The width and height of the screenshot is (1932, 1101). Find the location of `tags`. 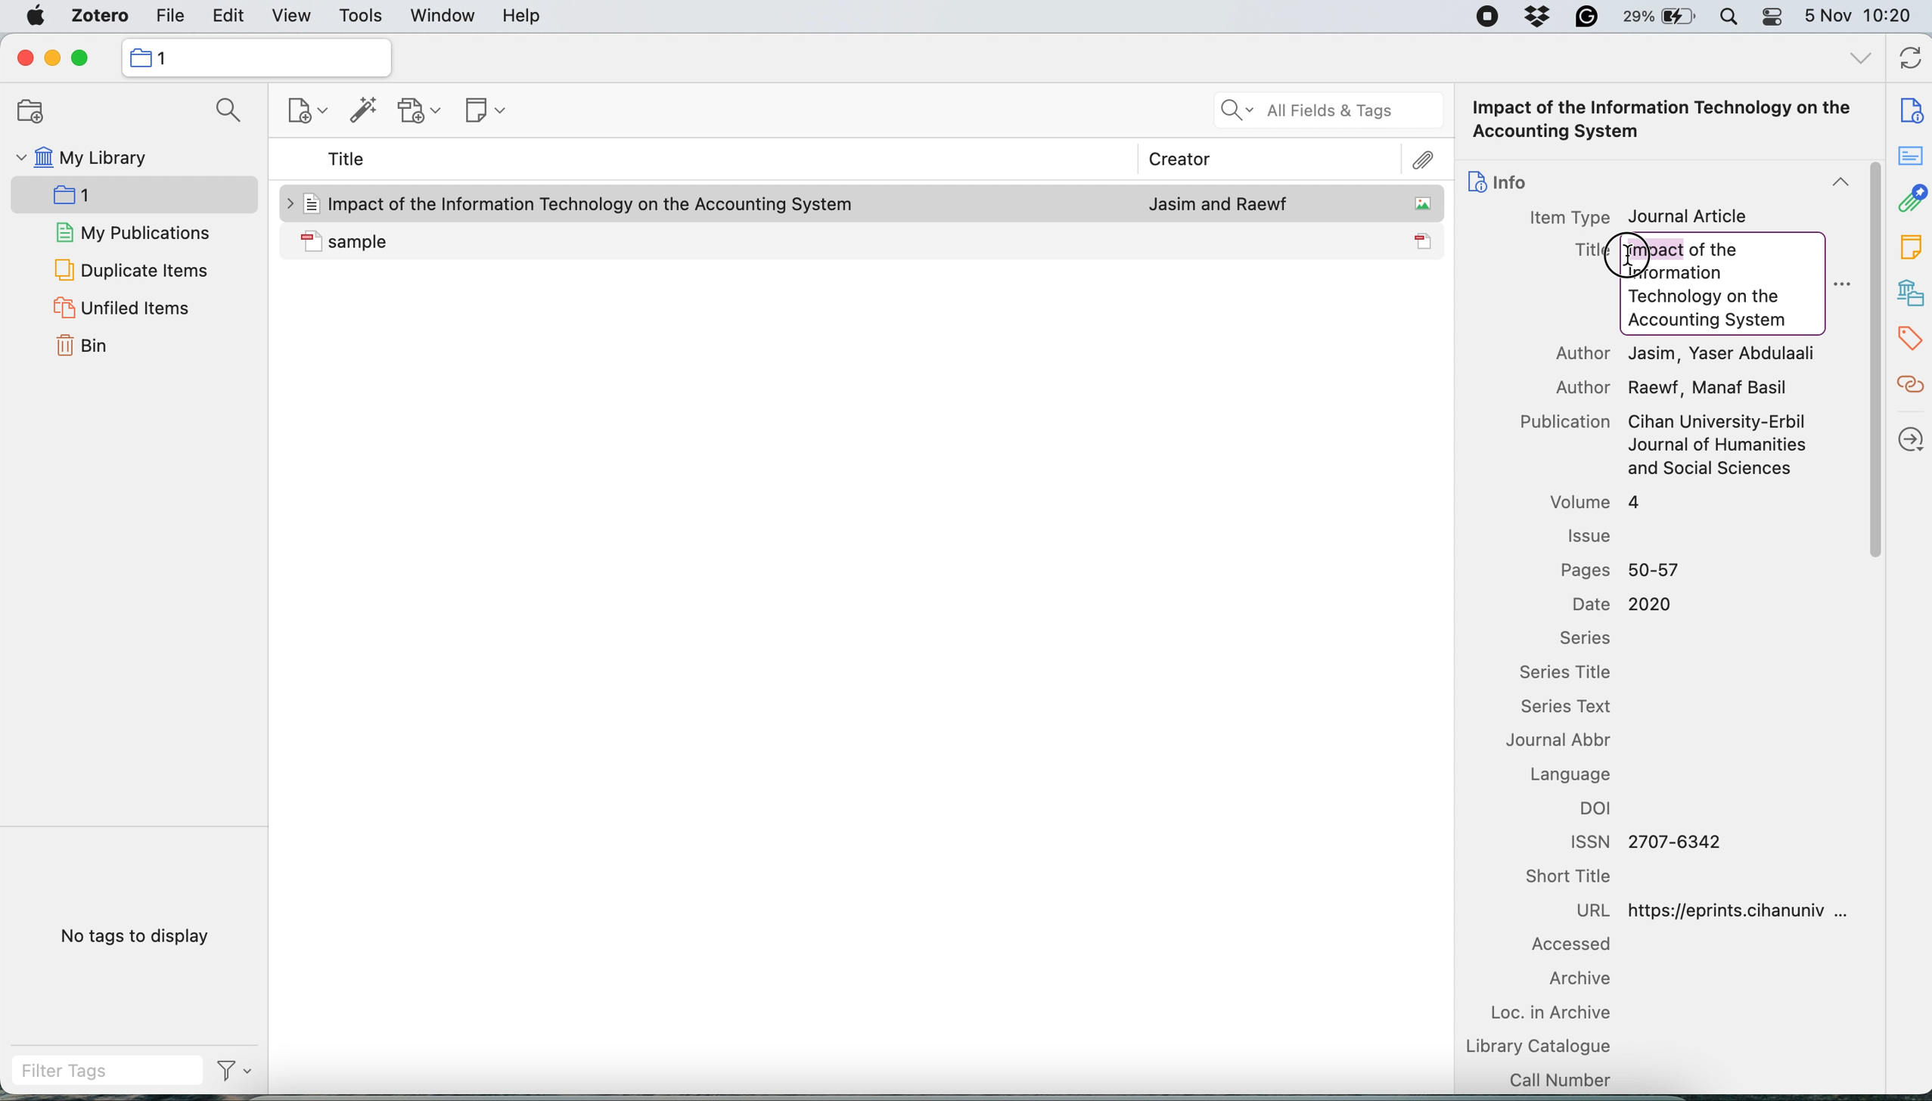

tags is located at coordinates (1909, 341).